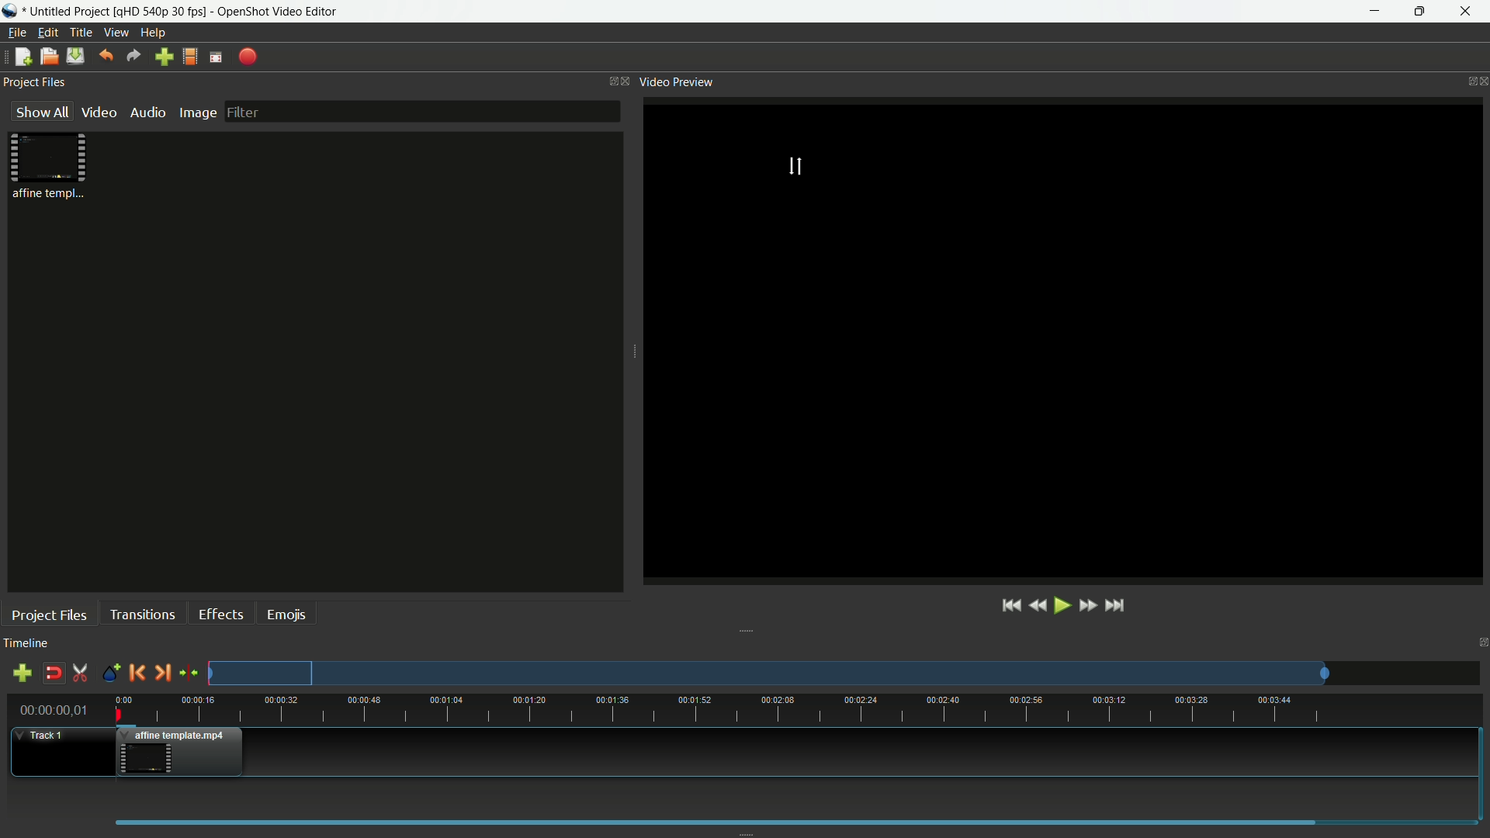  I want to click on redo, so click(134, 56).